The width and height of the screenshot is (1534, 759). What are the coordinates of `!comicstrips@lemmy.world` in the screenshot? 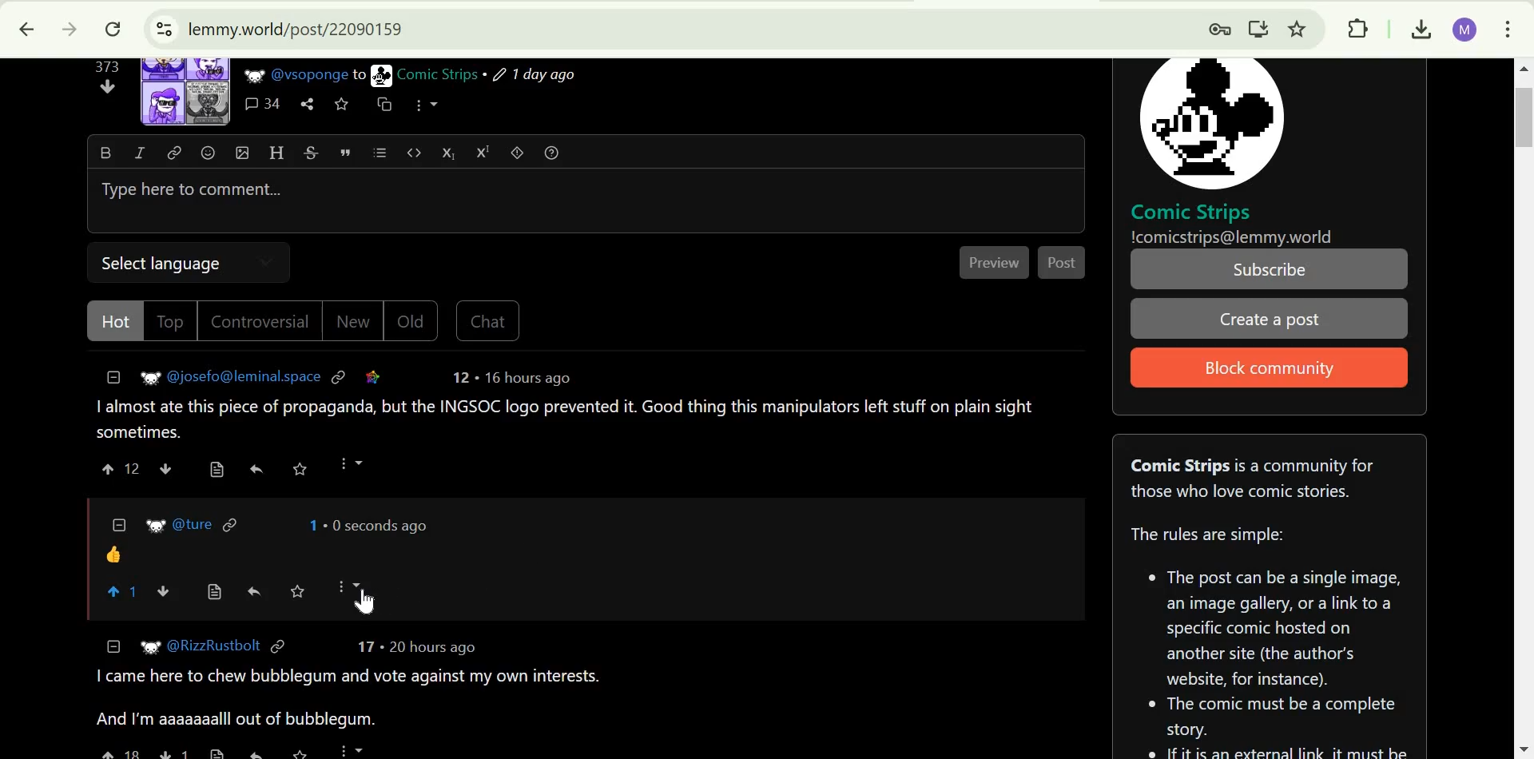 It's located at (1233, 237).